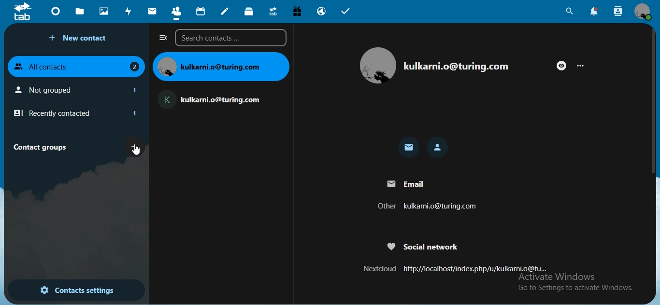 The image size is (660, 305). Describe the element at coordinates (163, 38) in the screenshot. I see `close navigation` at that location.